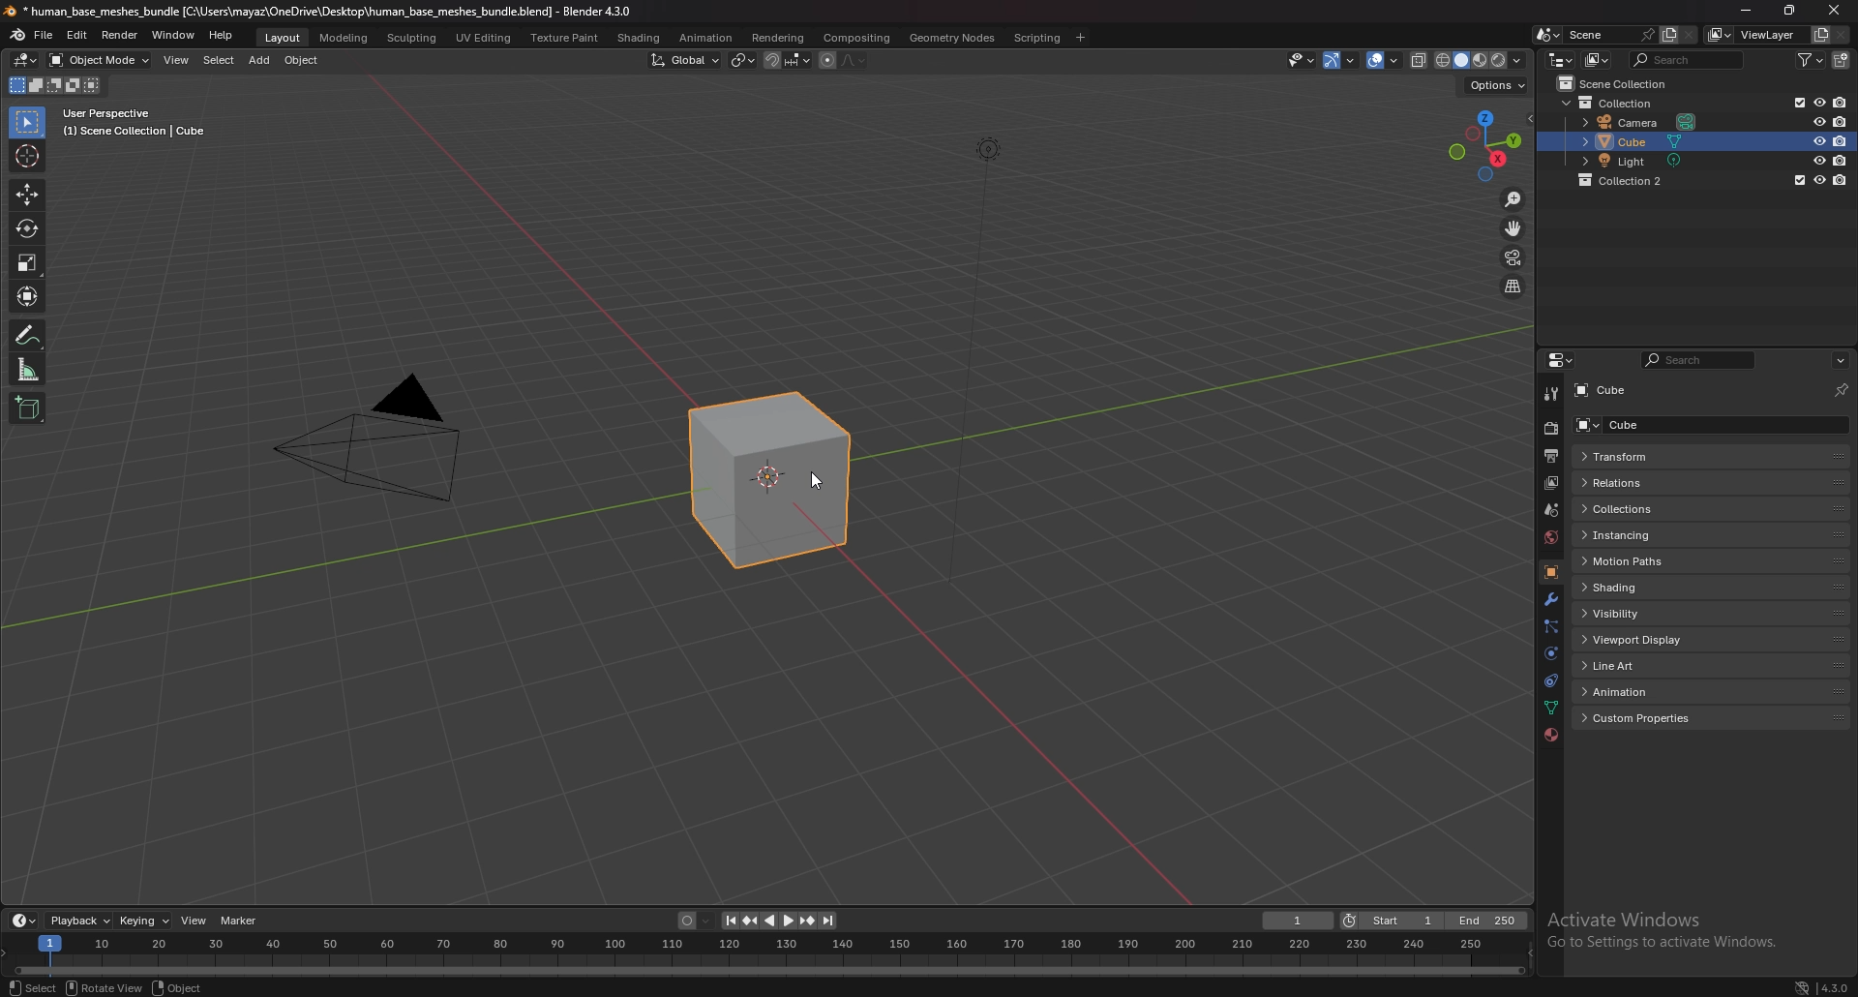  What do you see at coordinates (781, 487) in the screenshot?
I see `selected cube` at bounding box center [781, 487].